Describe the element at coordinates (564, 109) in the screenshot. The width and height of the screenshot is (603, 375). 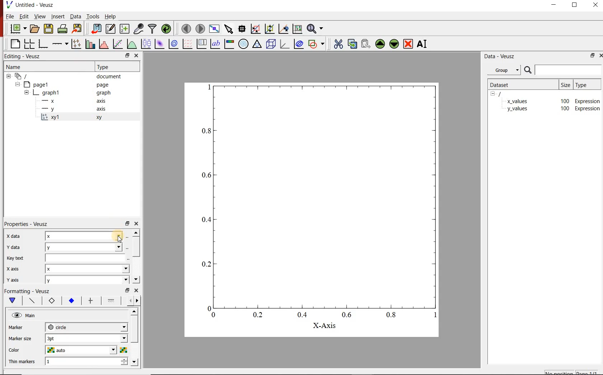
I see `100` at that location.